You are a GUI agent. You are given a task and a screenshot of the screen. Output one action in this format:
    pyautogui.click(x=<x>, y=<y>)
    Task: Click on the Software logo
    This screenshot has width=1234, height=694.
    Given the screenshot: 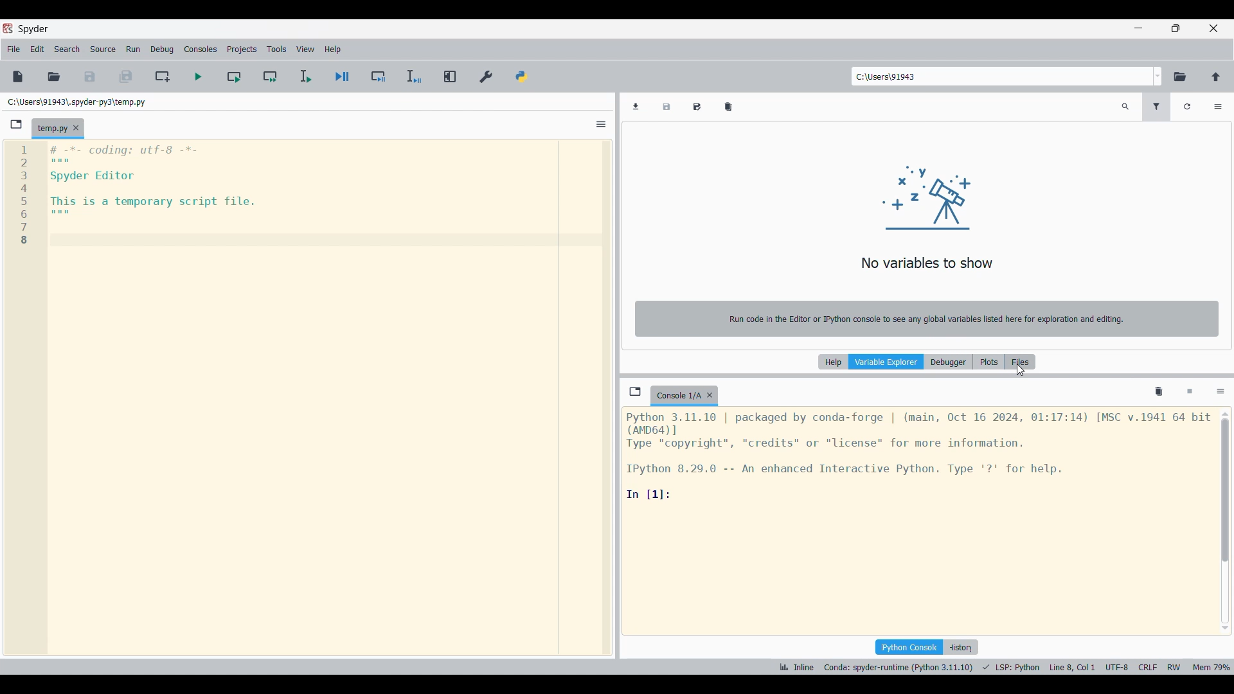 What is the action you would take?
    pyautogui.click(x=8, y=28)
    